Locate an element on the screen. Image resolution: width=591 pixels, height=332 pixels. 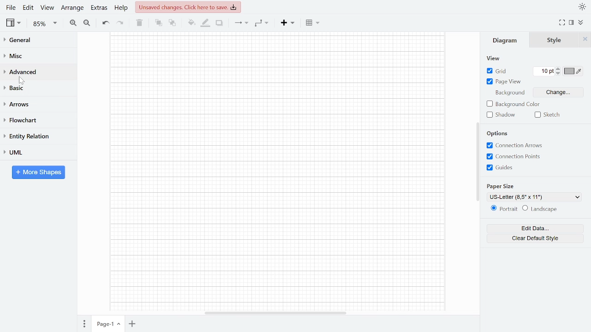
Background is located at coordinates (511, 93).